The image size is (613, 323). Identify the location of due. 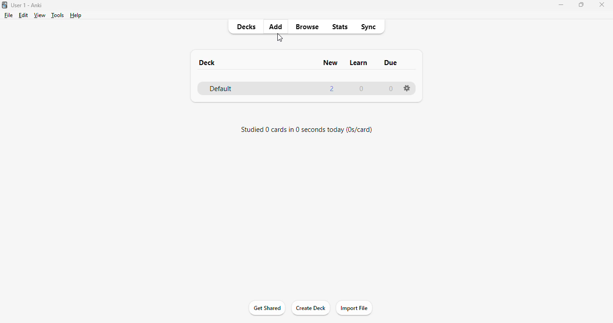
(390, 63).